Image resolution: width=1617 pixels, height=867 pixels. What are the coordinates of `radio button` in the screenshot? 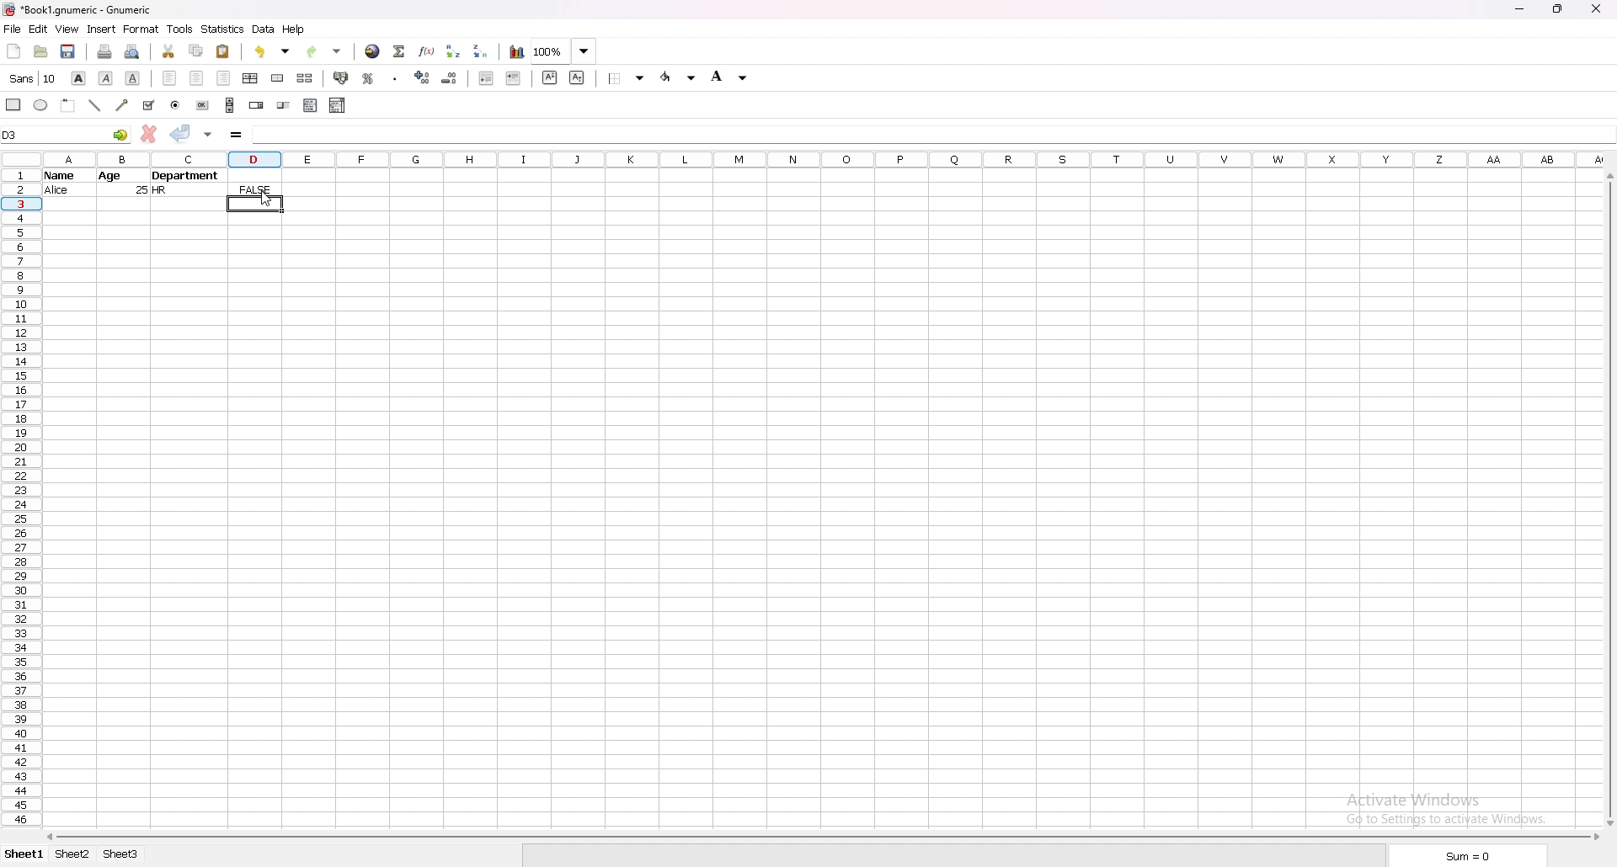 It's located at (175, 104).